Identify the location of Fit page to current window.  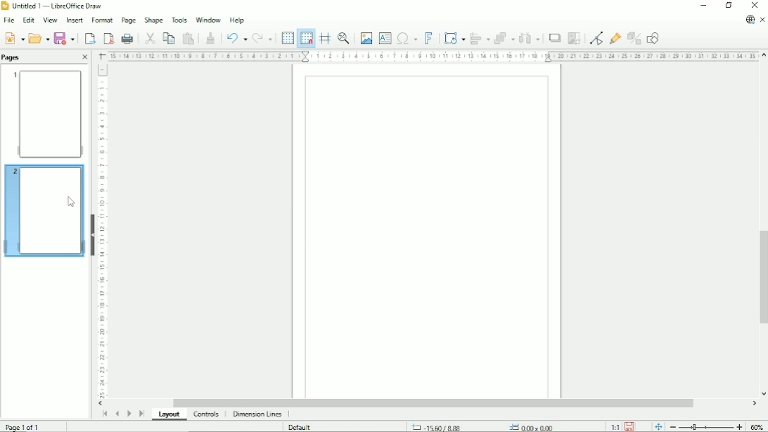
(658, 426).